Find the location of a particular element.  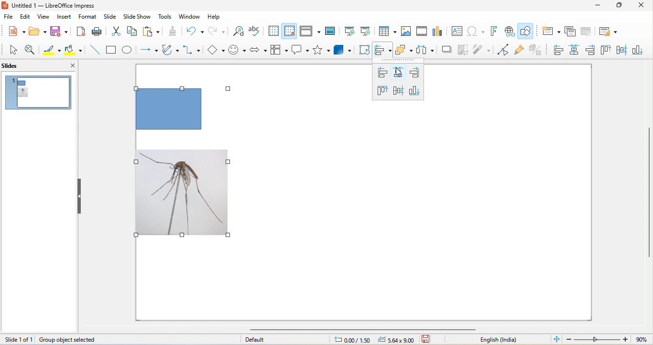

start from current slide is located at coordinates (368, 32).